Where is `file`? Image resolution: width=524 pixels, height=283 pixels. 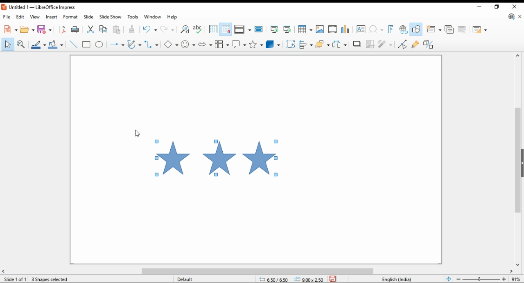
file is located at coordinates (7, 16).